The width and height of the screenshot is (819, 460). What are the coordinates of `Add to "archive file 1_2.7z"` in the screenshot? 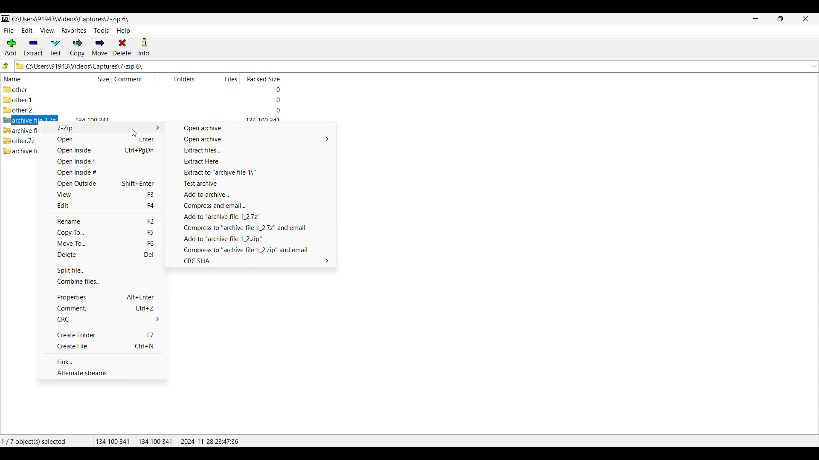 It's located at (253, 217).